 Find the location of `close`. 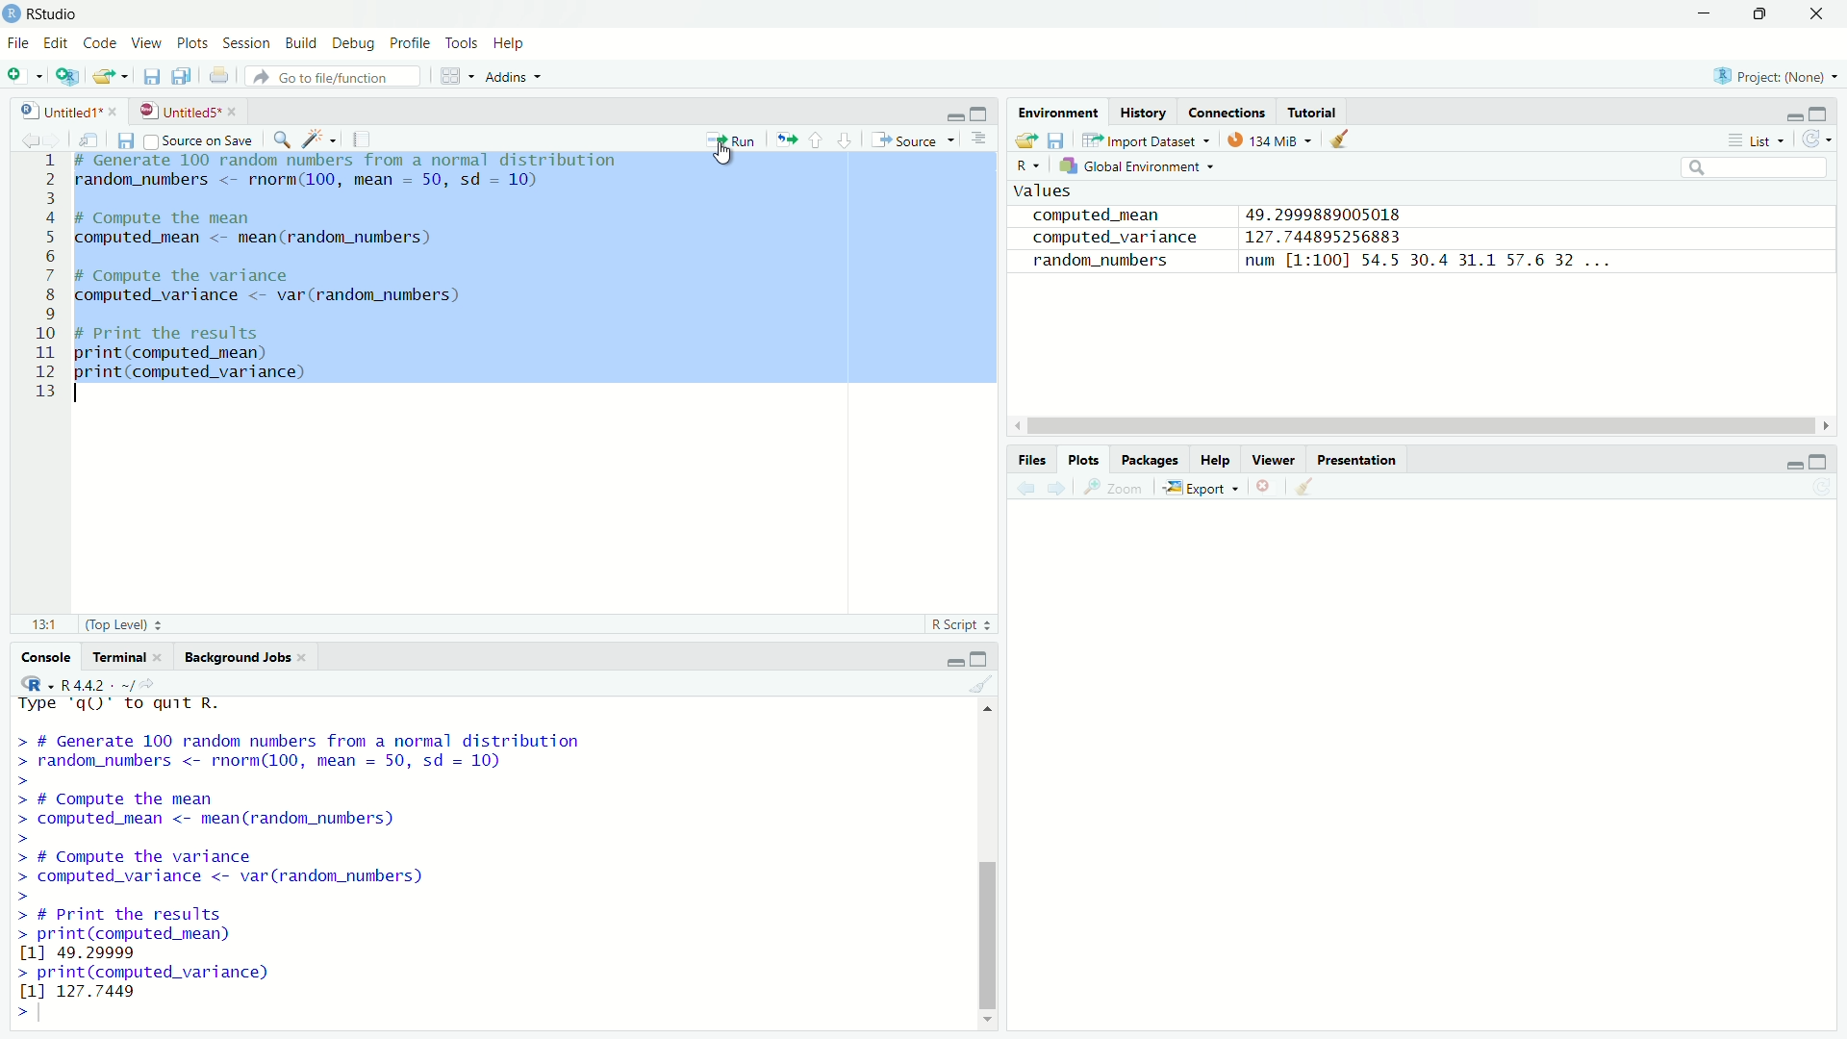

close is located at coordinates (161, 657).